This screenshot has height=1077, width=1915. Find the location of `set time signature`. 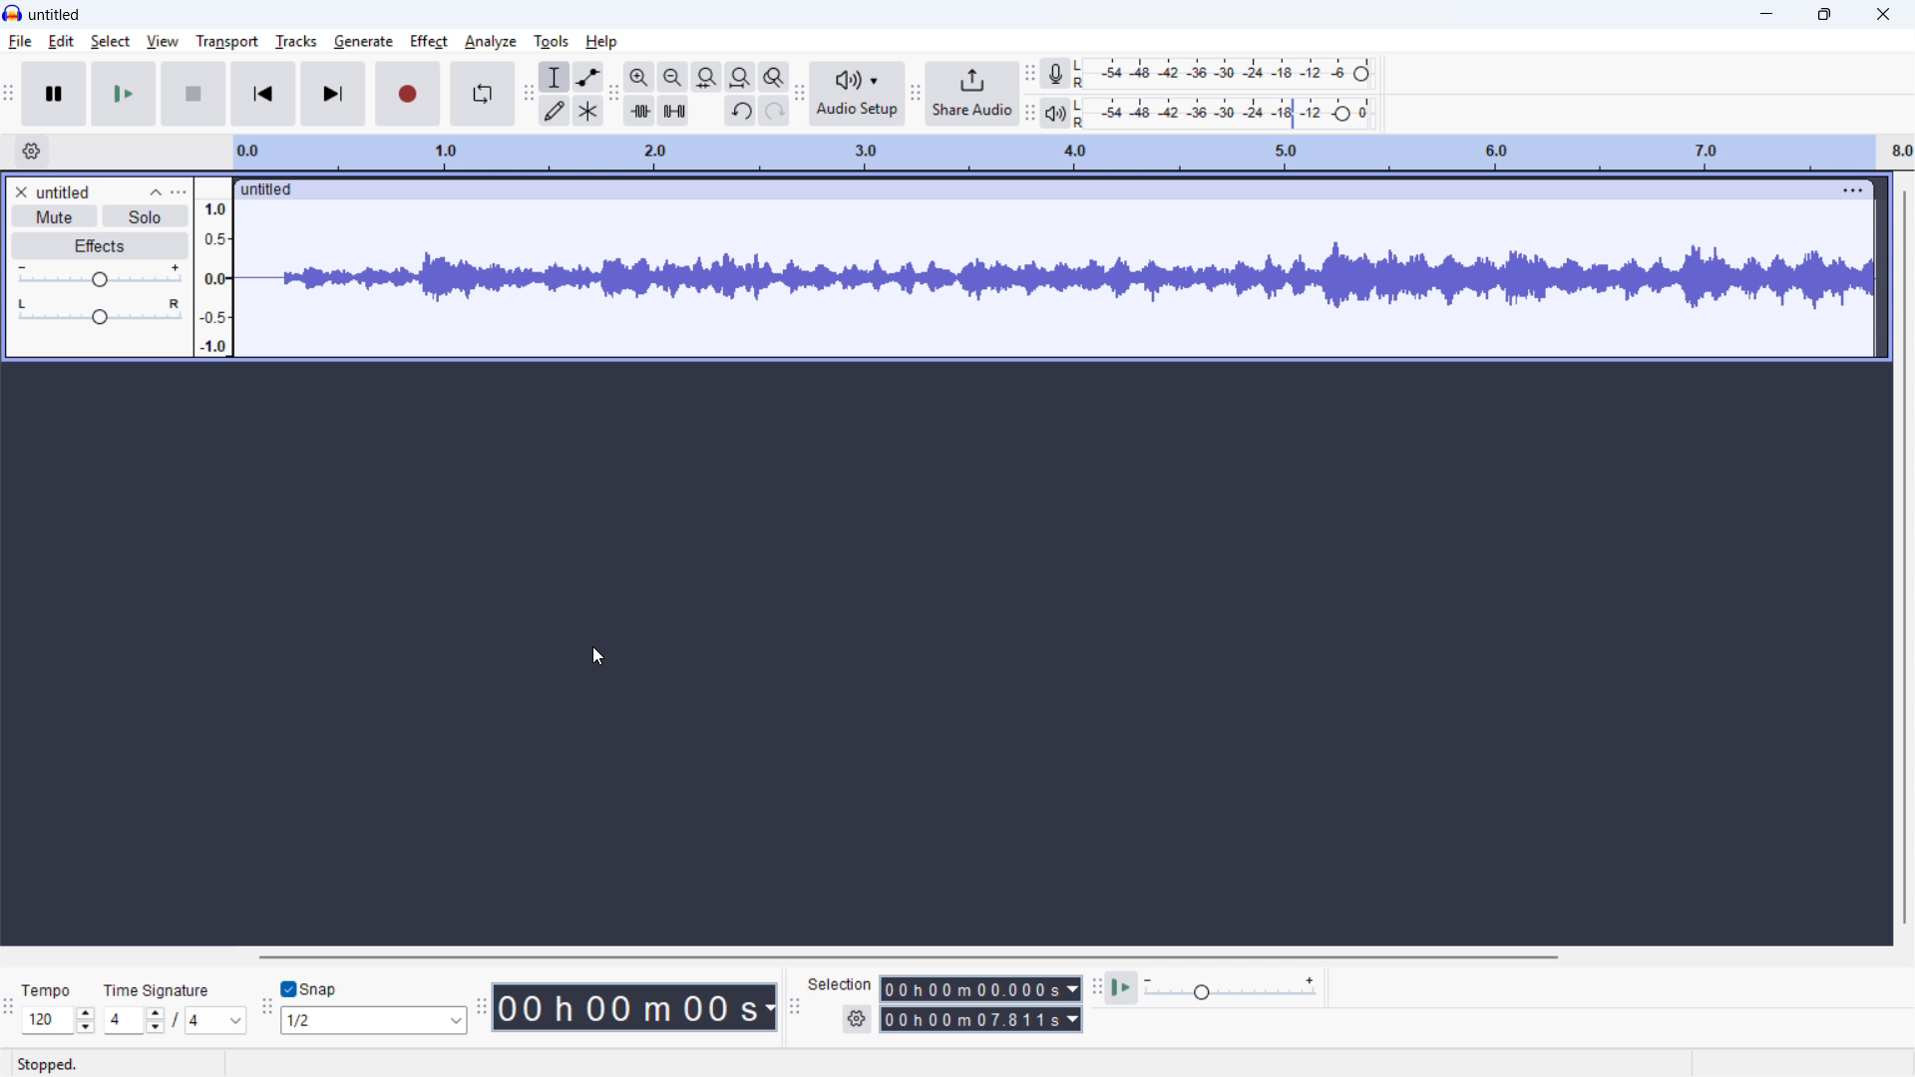

set time signature is located at coordinates (176, 1020).